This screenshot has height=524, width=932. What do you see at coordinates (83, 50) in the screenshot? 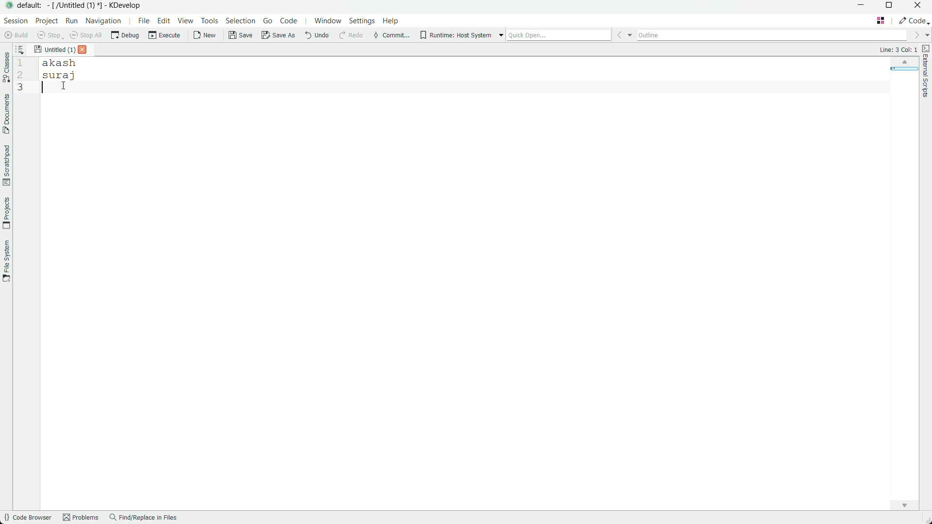
I see `close file` at bounding box center [83, 50].